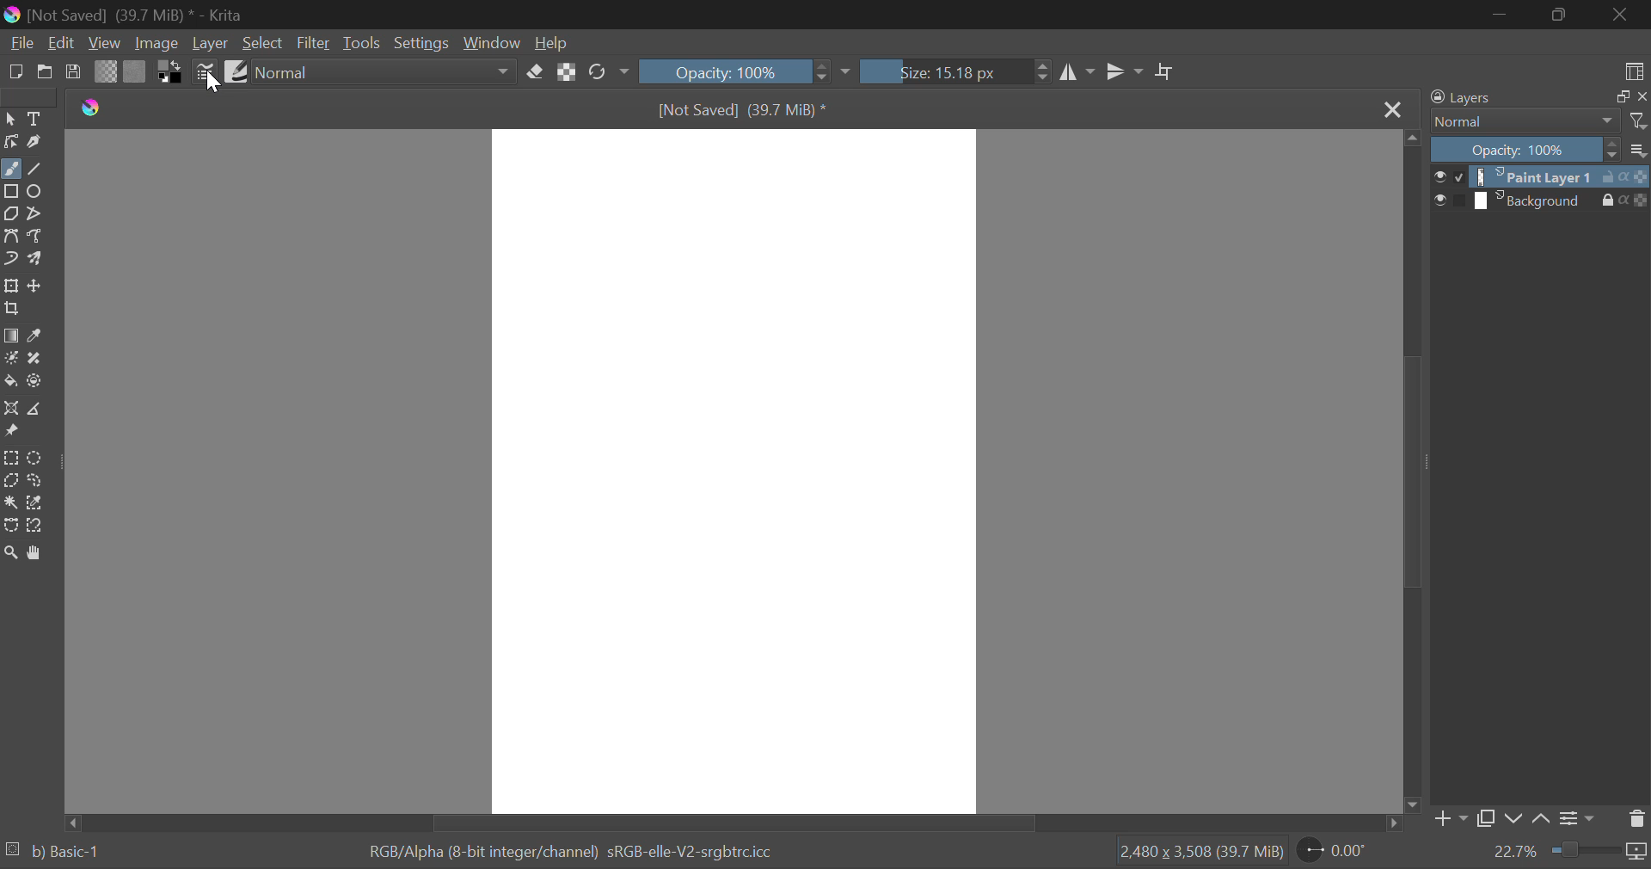 The height and width of the screenshot is (869, 1651). I want to click on Dynamic Brush, so click(10, 259).